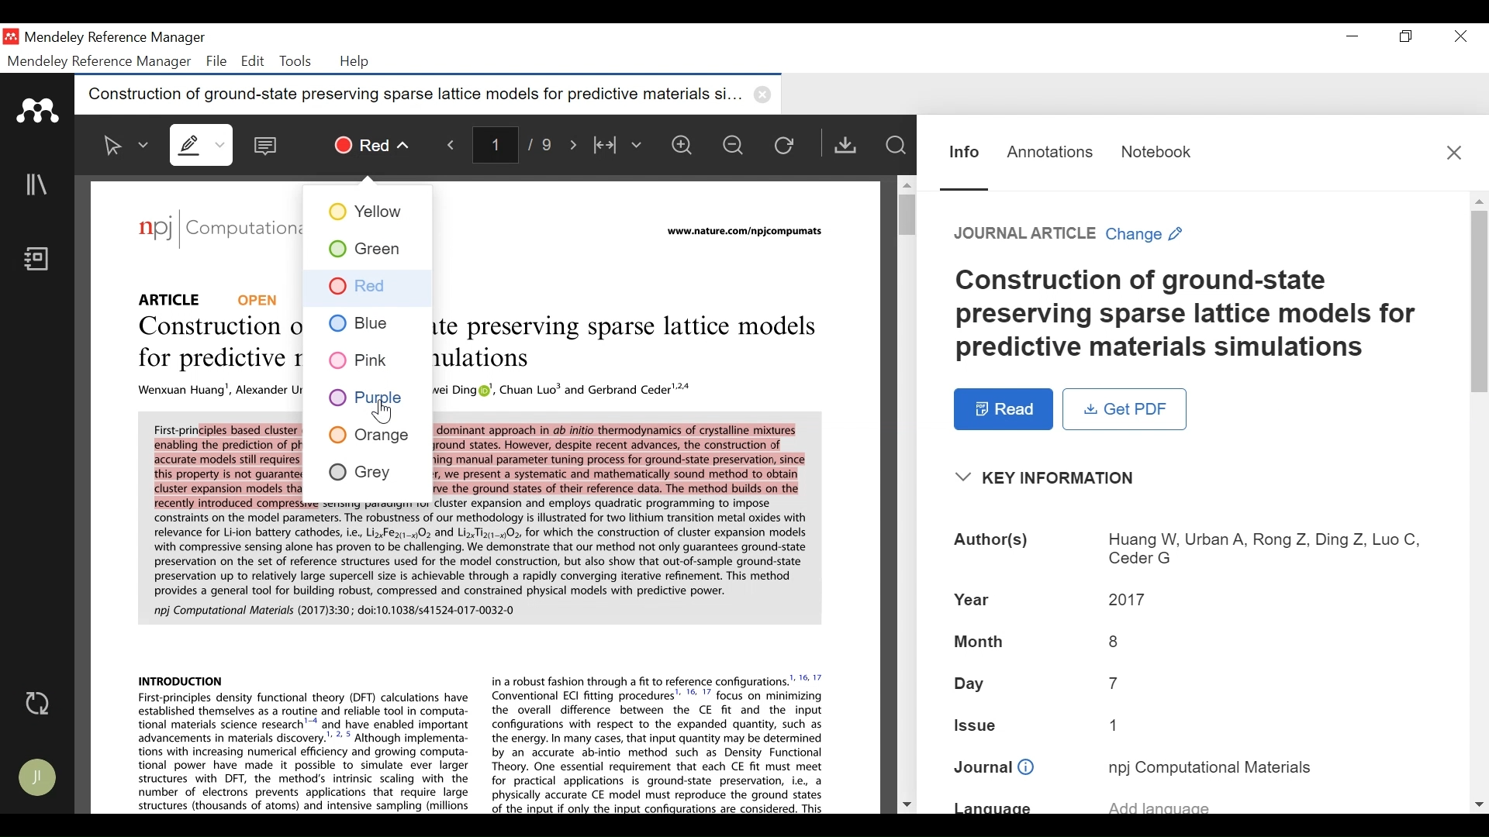  Describe the element at coordinates (365, 325) in the screenshot. I see `Blue` at that location.